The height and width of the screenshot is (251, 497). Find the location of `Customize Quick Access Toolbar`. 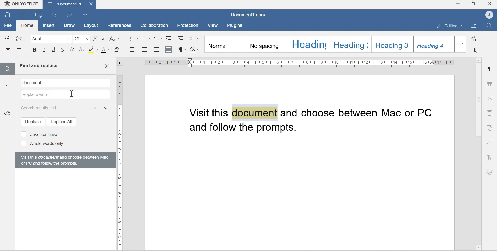

Customize Quick Access Toolbar is located at coordinates (85, 14).